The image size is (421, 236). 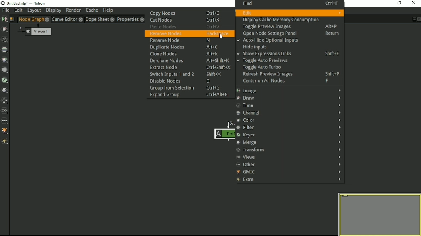 I want to click on Display Cache Memory Consumption, so click(x=280, y=20).